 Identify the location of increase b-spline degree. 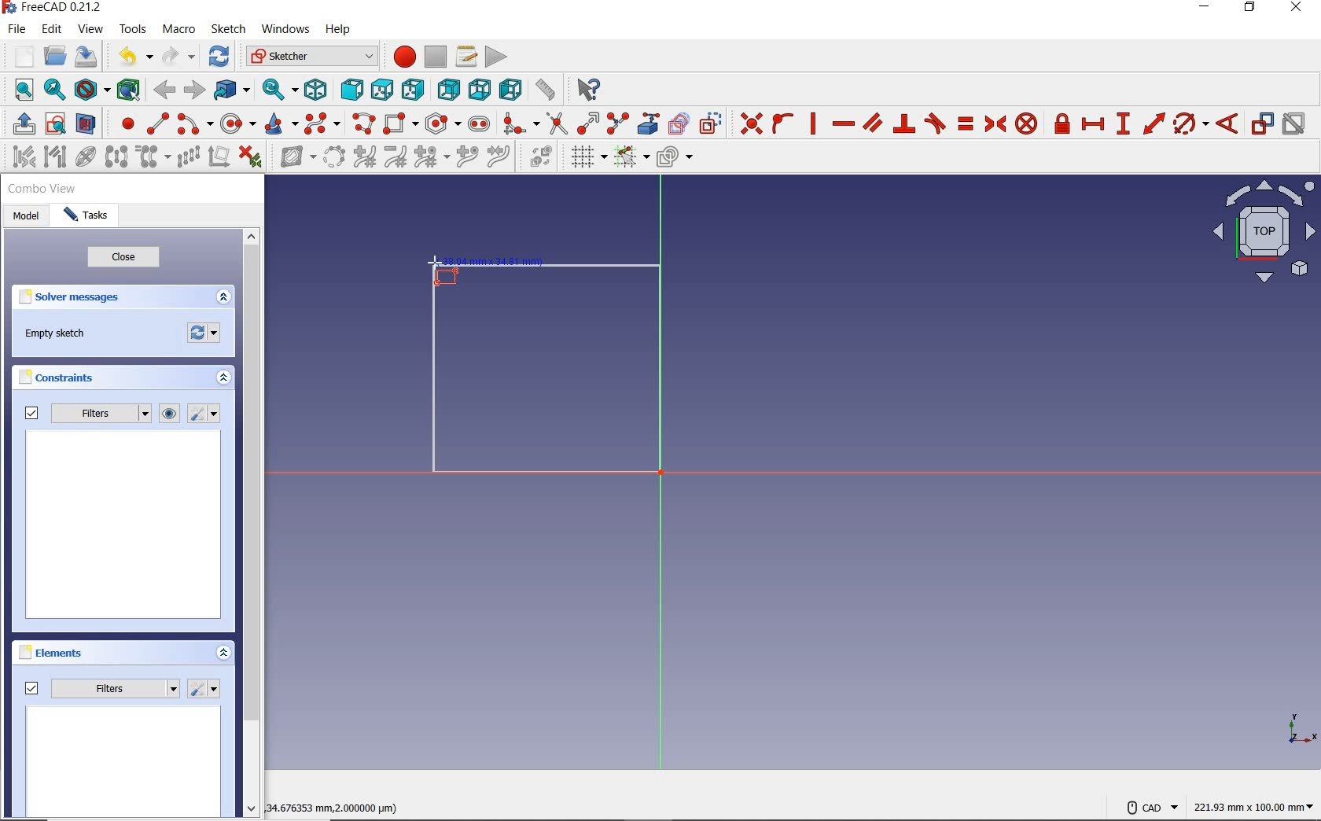
(363, 158).